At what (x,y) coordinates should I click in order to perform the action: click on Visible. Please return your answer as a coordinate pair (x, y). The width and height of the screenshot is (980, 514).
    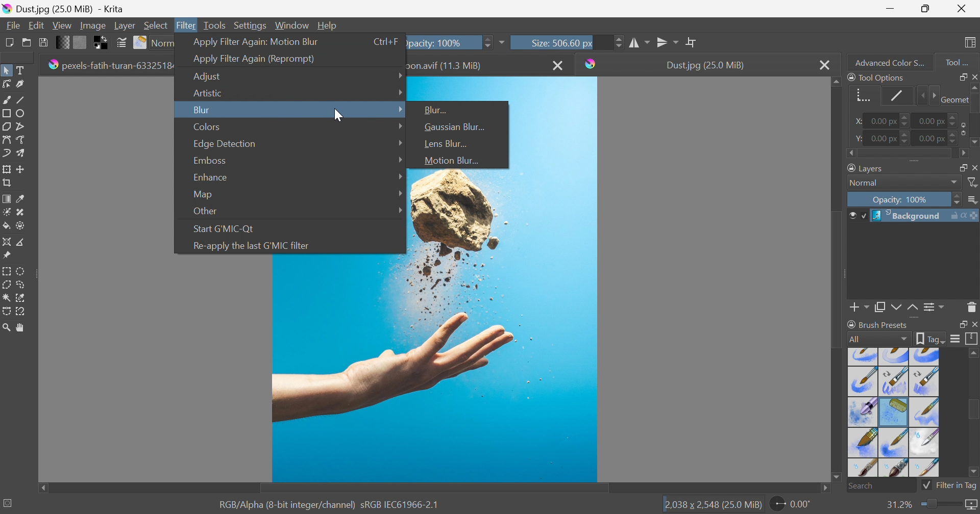
    Looking at the image, I should click on (856, 216).